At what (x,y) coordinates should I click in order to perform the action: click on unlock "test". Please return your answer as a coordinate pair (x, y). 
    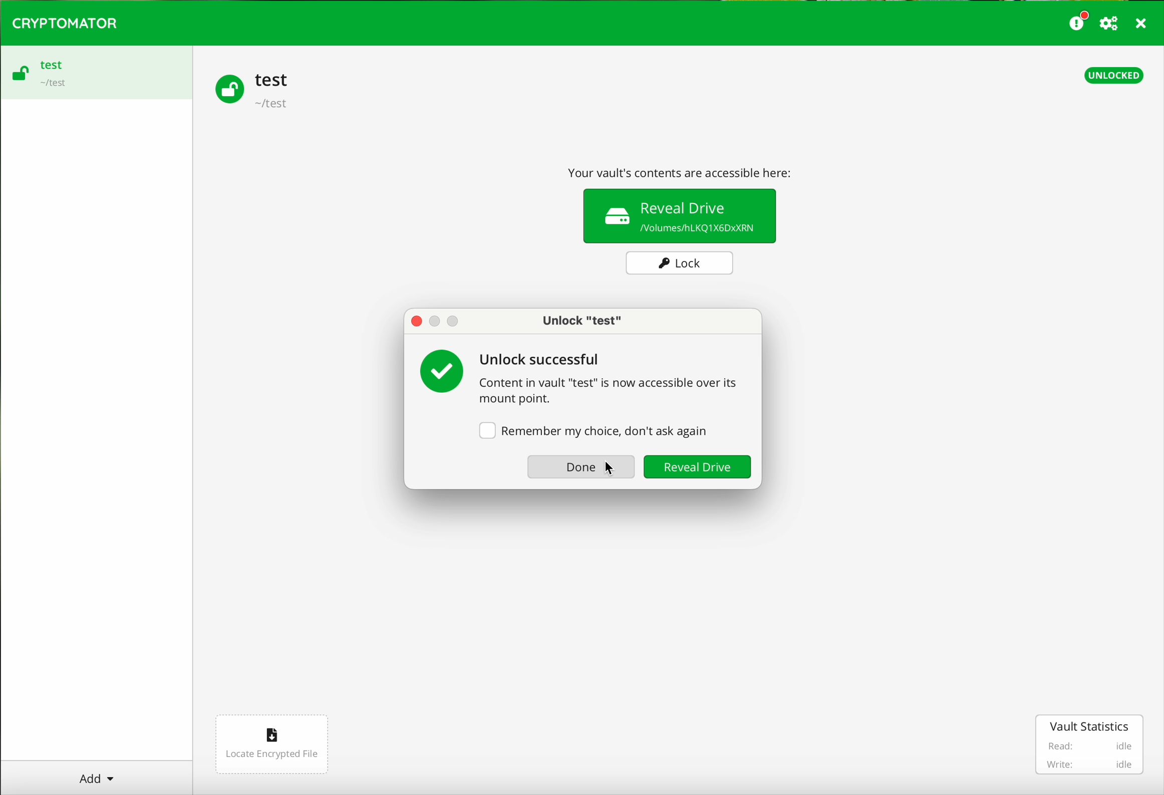
    Looking at the image, I should click on (578, 323).